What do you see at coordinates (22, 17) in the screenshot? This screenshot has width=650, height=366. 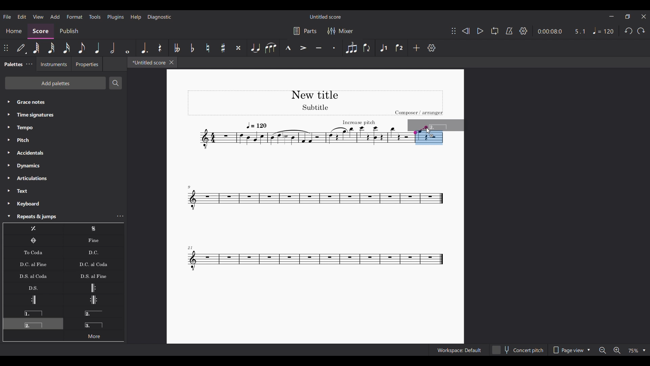 I see `Edit menu` at bounding box center [22, 17].